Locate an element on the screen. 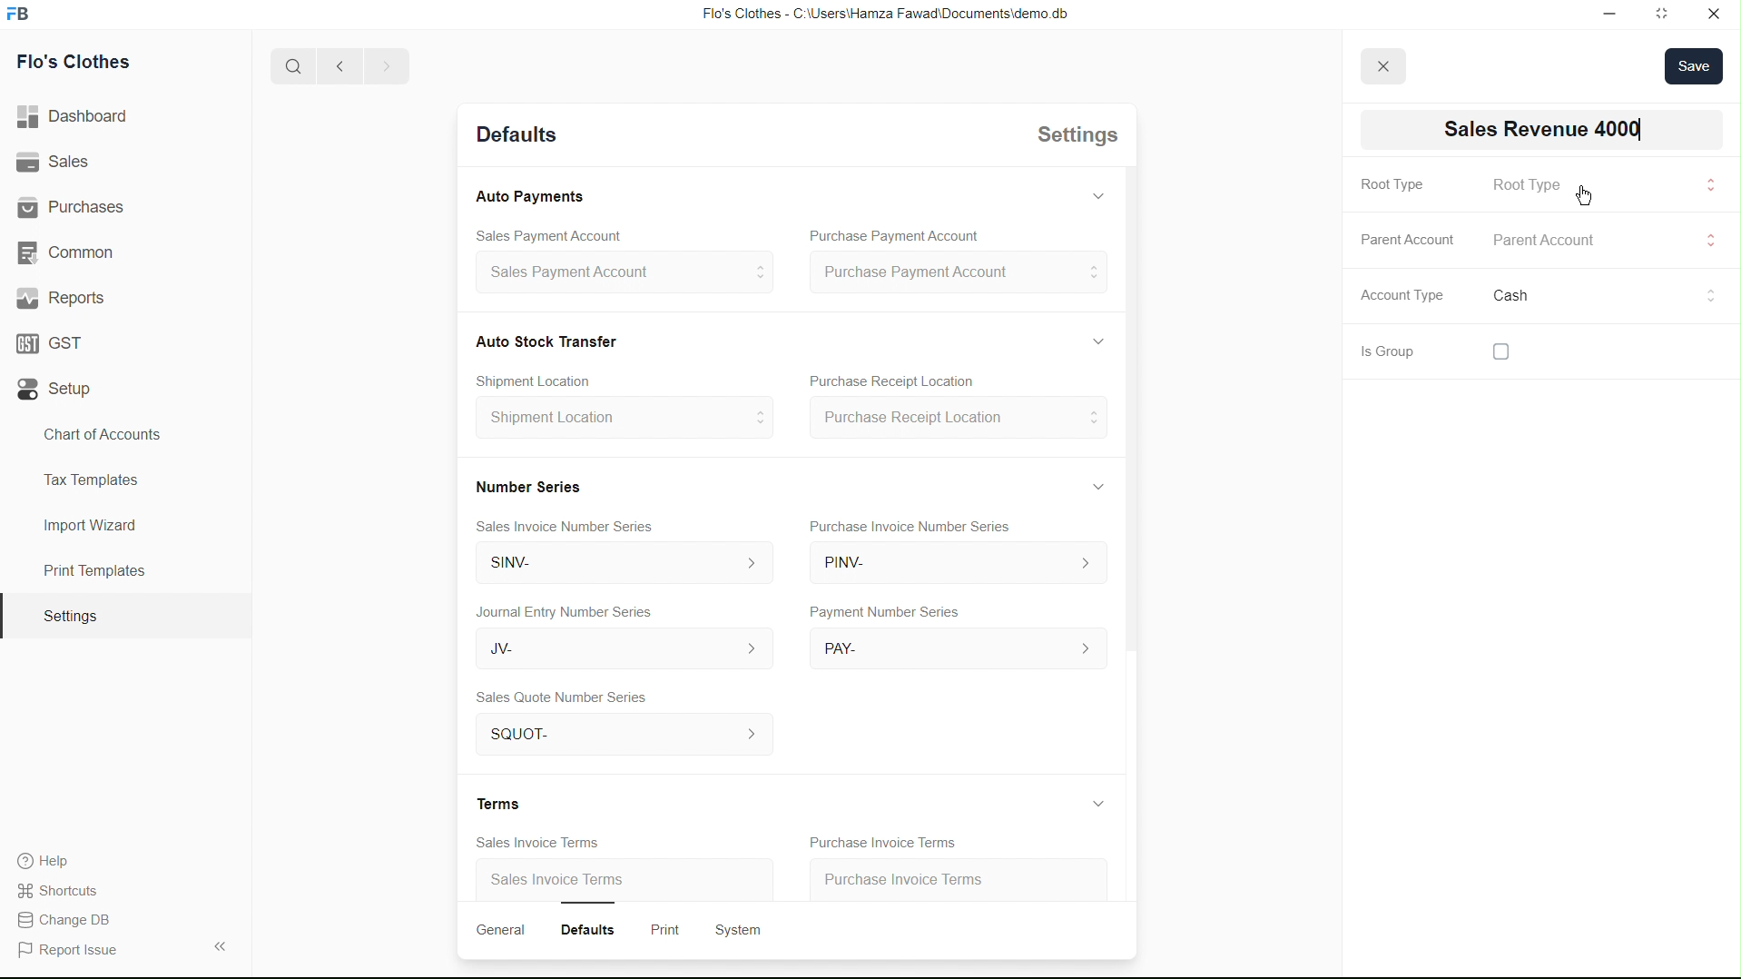 This screenshot has height=979, width=1741. General is located at coordinates (503, 930).